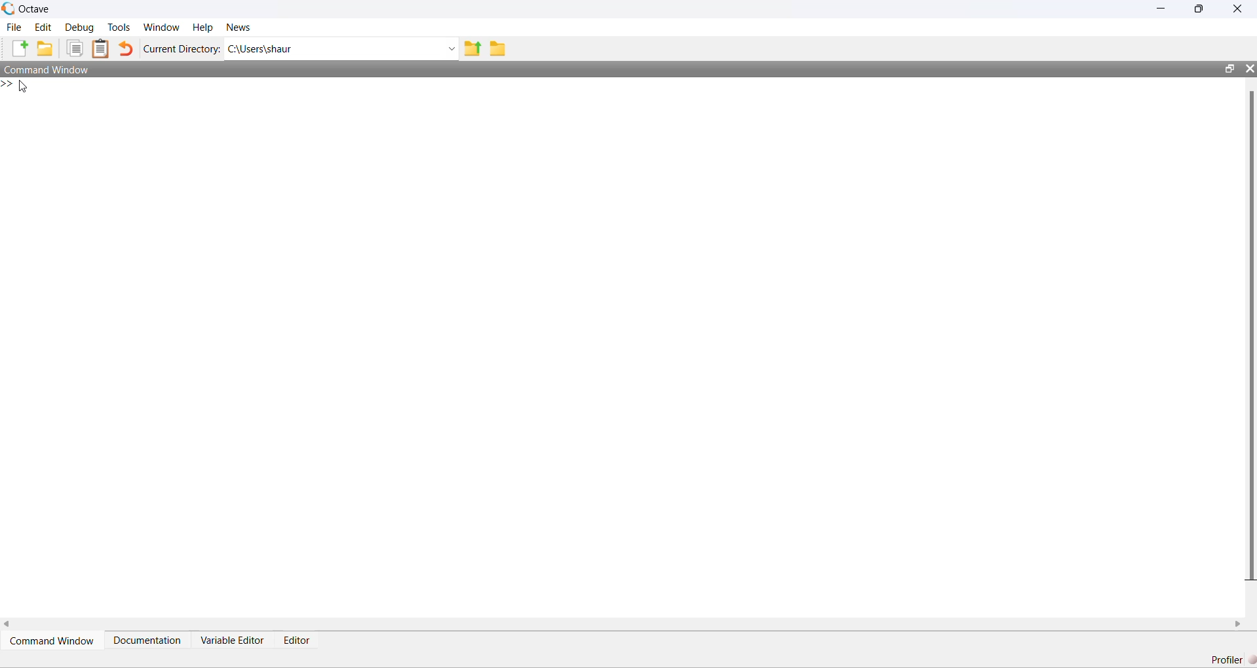 Image resolution: width=1257 pixels, height=668 pixels. Describe the element at coordinates (162, 28) in the screenshot. I see `‘Window` at that location.